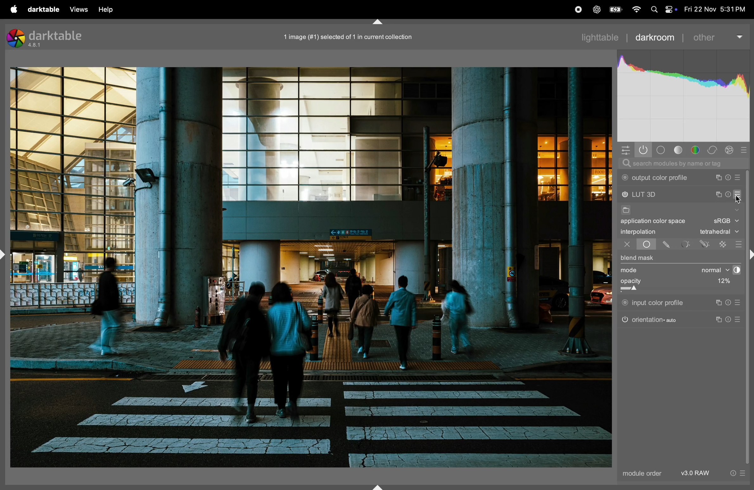 The height and width of the screenshot is (490, 754). Describe the element at coordinates (739, 178) in the screenshot. I see `presets` at that location.